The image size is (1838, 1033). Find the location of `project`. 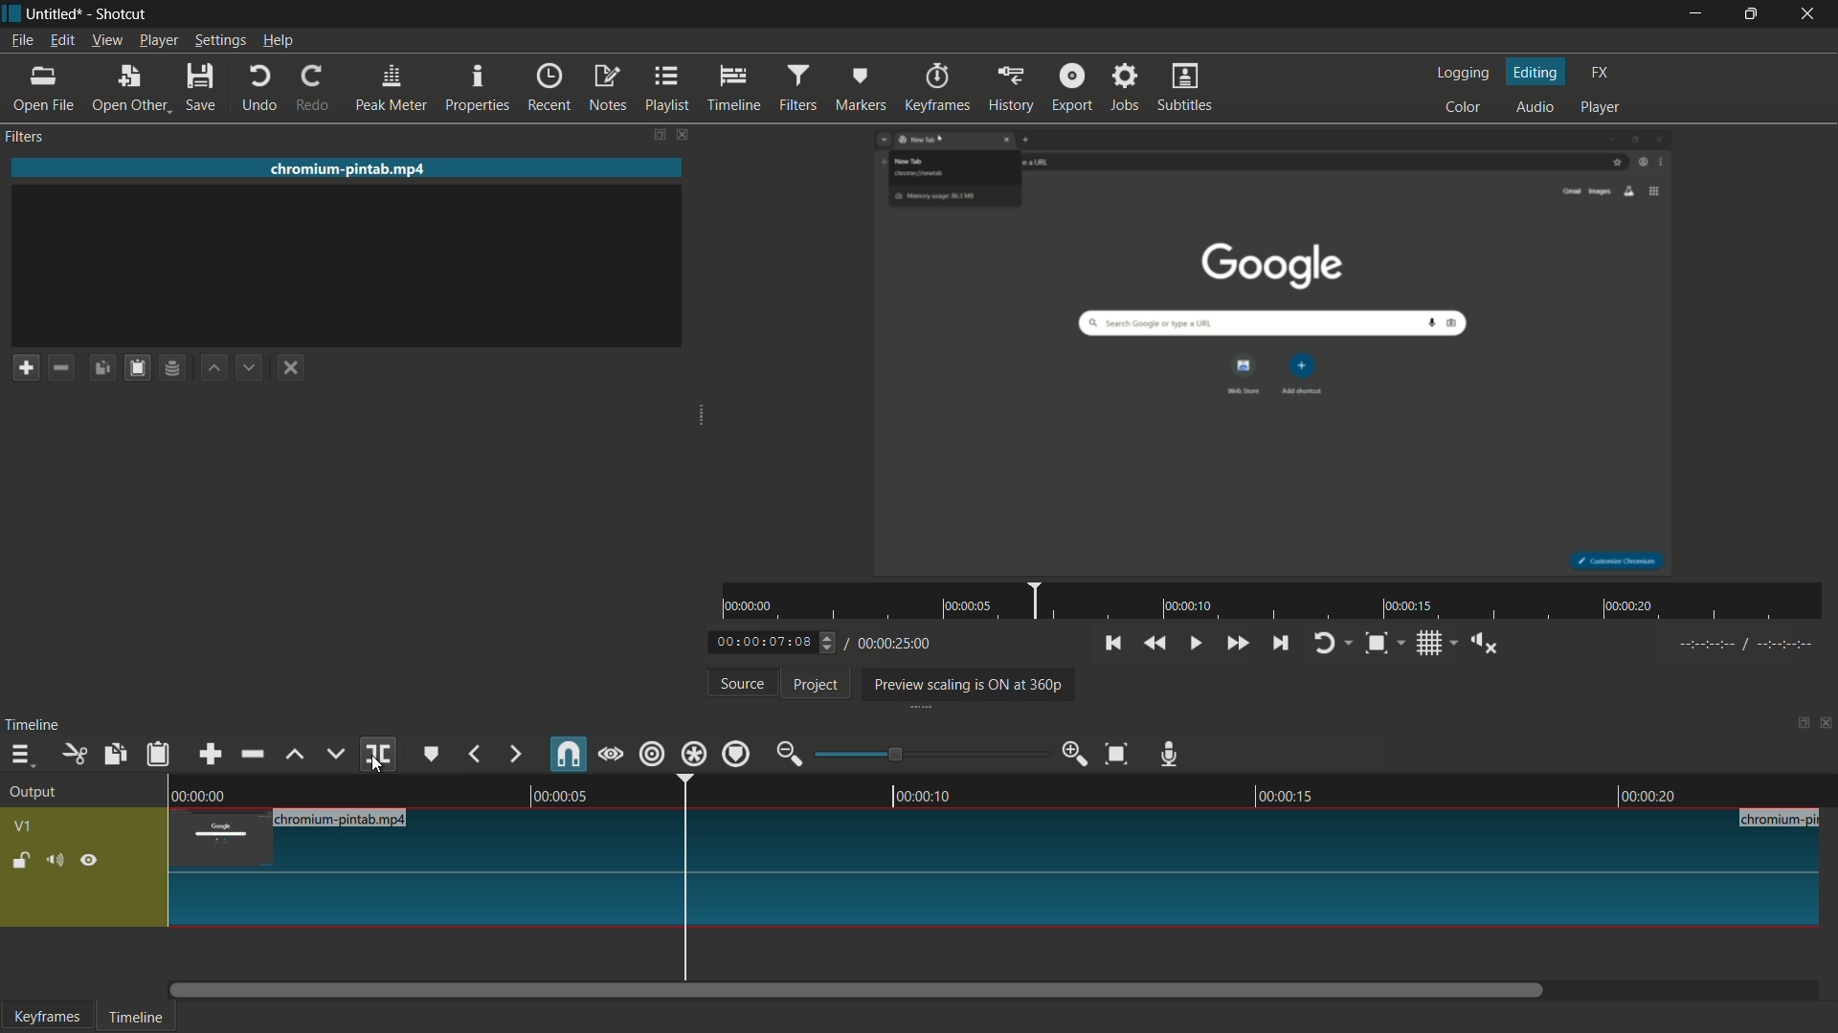

project is located at coordinates (817, 685).